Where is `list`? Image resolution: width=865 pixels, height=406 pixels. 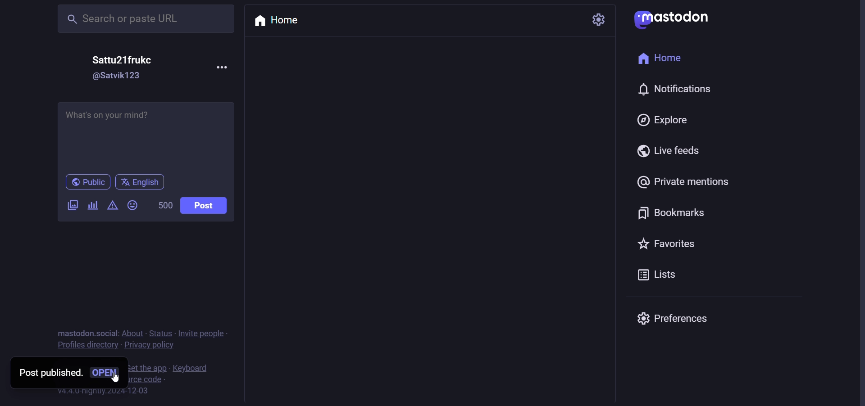
list is located at coordinates (661, 275).